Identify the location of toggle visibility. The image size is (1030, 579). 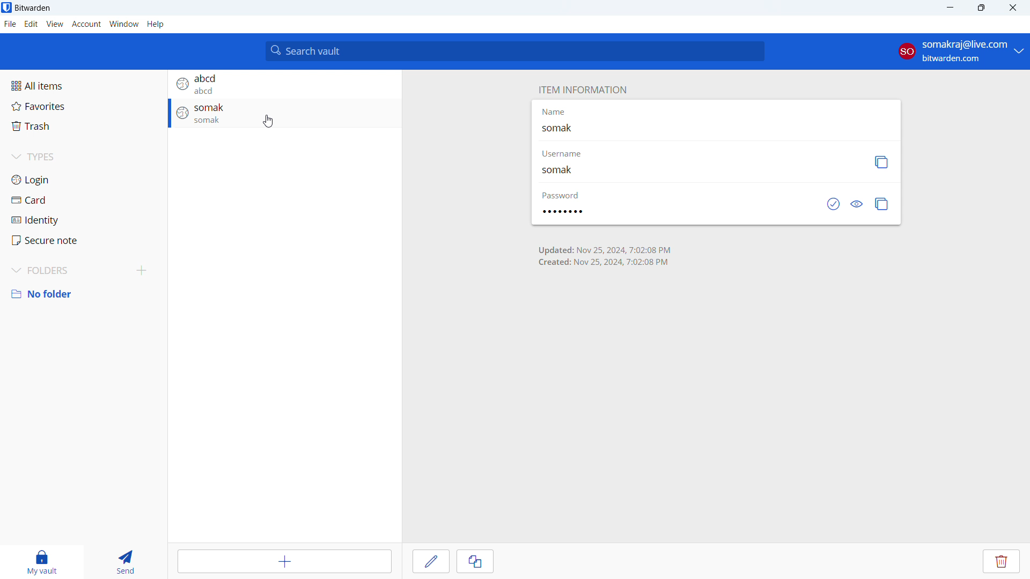
(857, 204).